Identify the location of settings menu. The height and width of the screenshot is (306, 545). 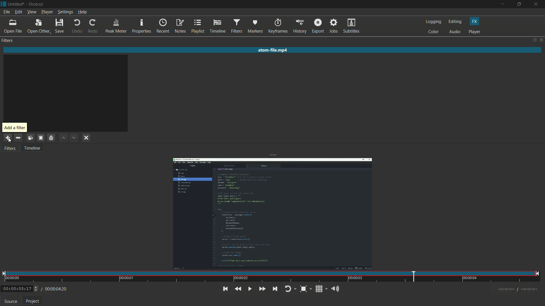
(65, 12).